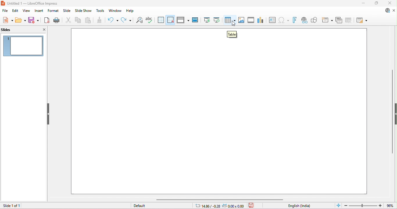 The height and width of the screenshot is (209, 397). What do you see at coordinates (284, 20) in the screenshot?
I see `insert special characters` at bounding box center [284, 20].